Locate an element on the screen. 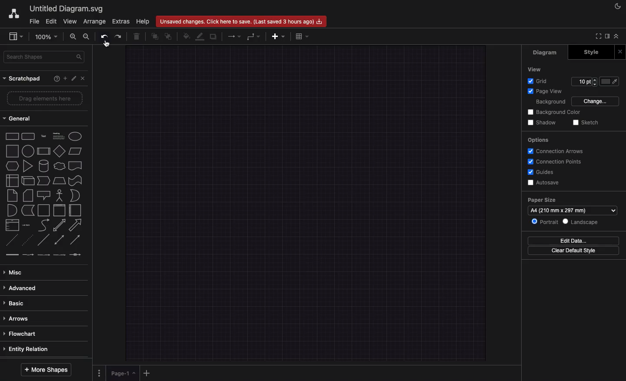 This screenshot has width=626, height=381. Help is located at coordinates (55, 80).